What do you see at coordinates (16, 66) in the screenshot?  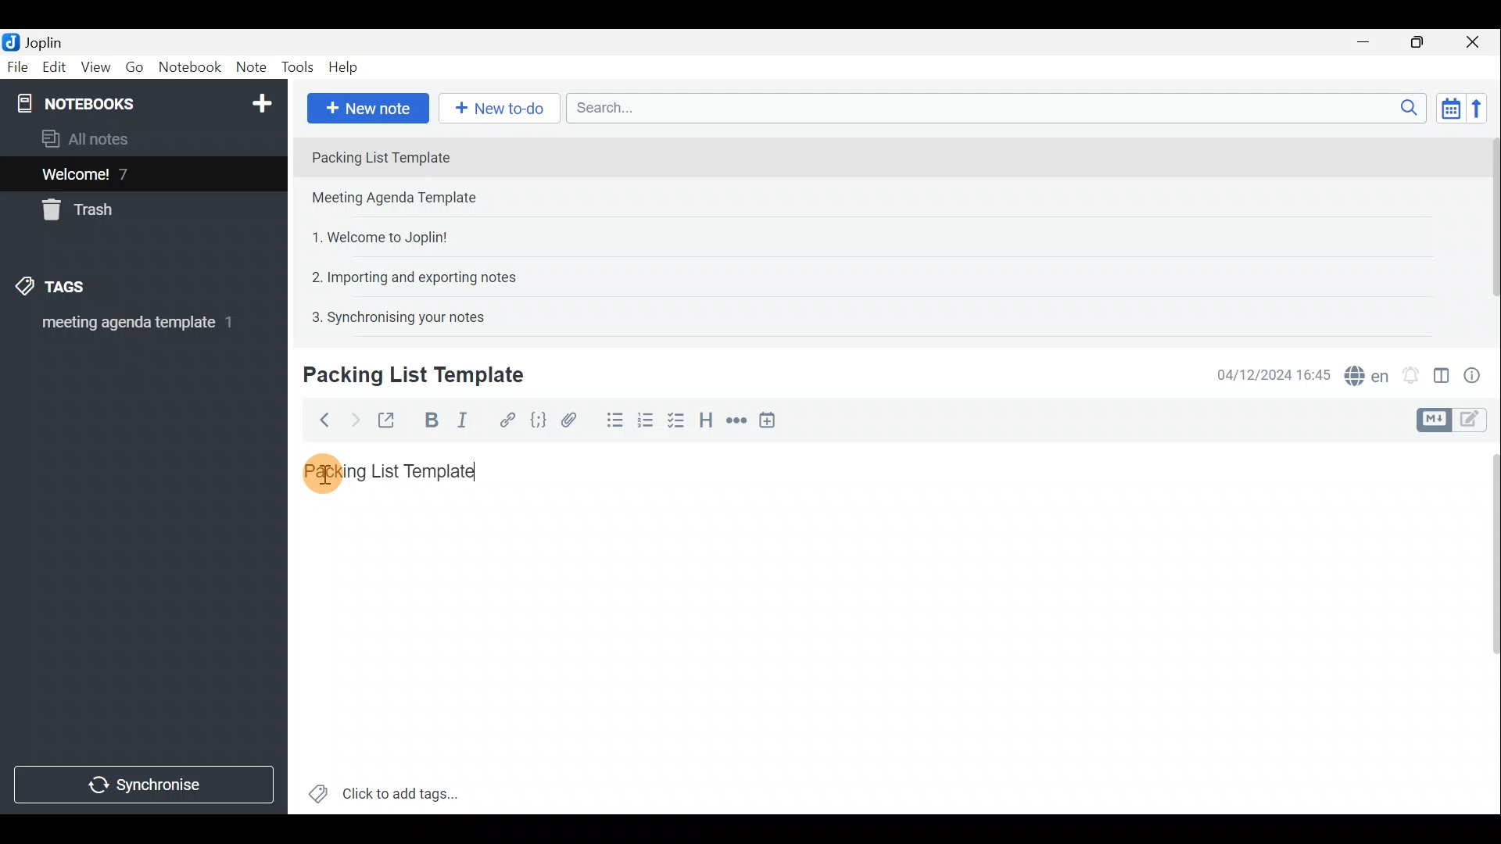 I see `File` at bounding box center [16, 66].